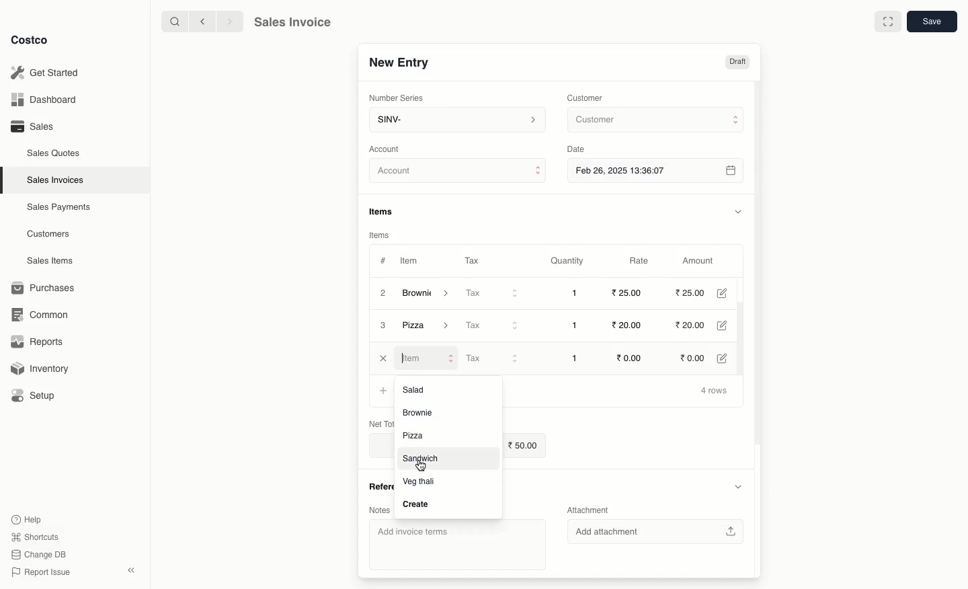  I want to click on Amount, so click(702, 261).